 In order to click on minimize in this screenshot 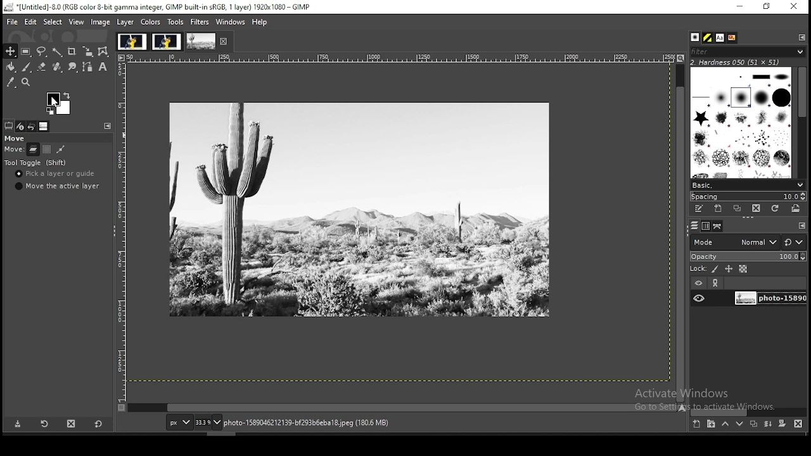, I will do `click(740, 7)`.